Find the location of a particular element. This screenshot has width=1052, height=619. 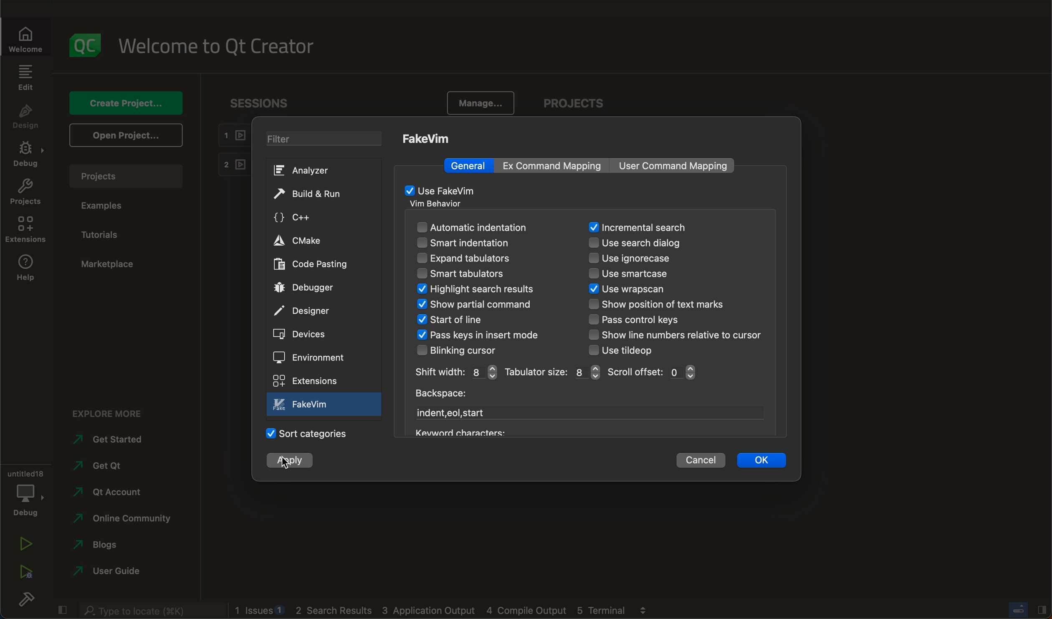

clicked is located at coordinates (291, 462).